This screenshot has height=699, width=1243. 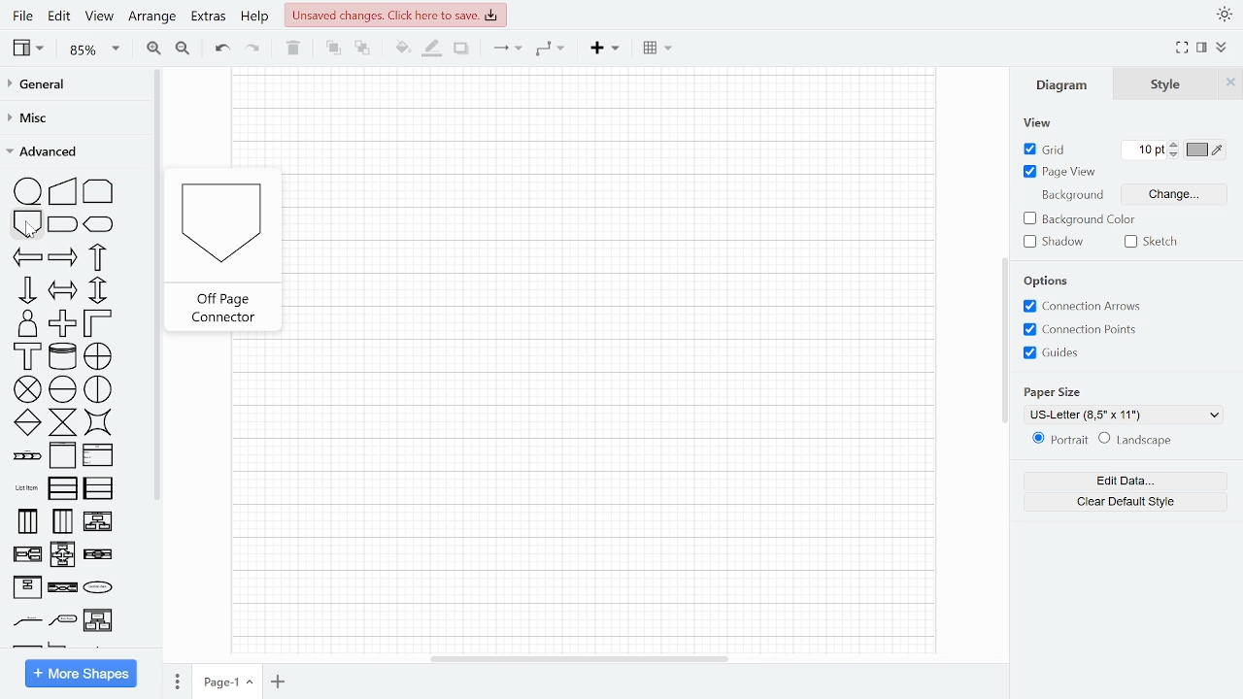 I want to click on Insert, so click(x=604, y=50).